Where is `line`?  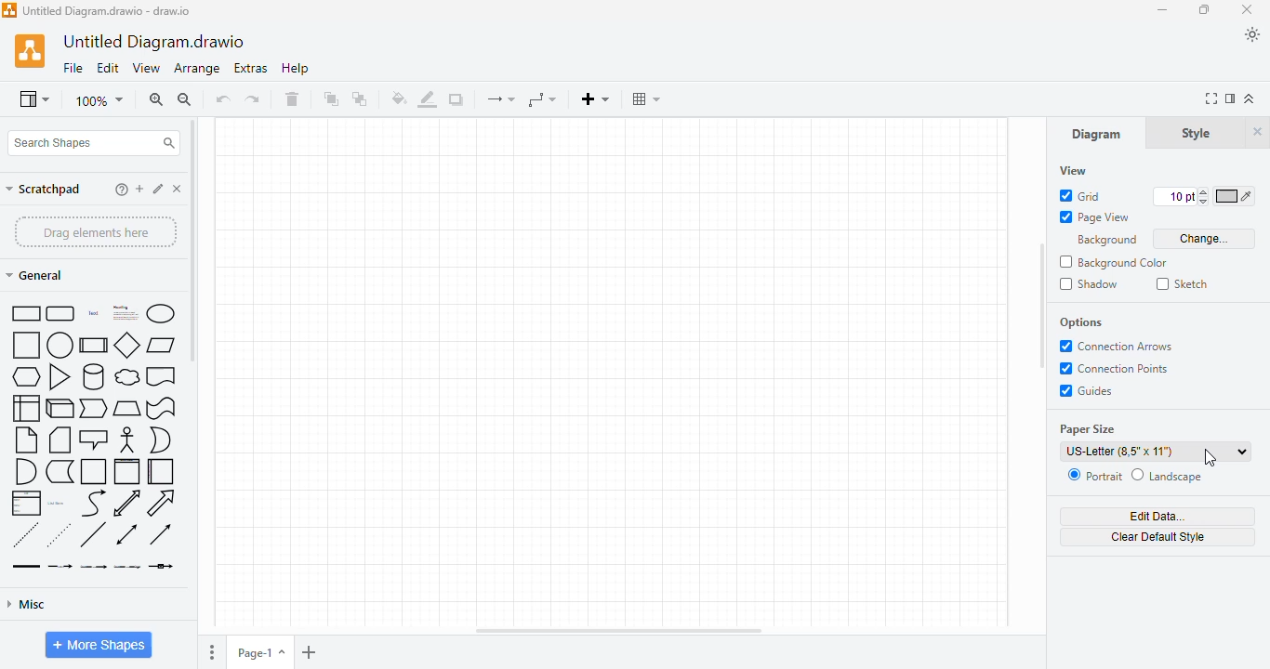
line is located at coordinates (93, 534).